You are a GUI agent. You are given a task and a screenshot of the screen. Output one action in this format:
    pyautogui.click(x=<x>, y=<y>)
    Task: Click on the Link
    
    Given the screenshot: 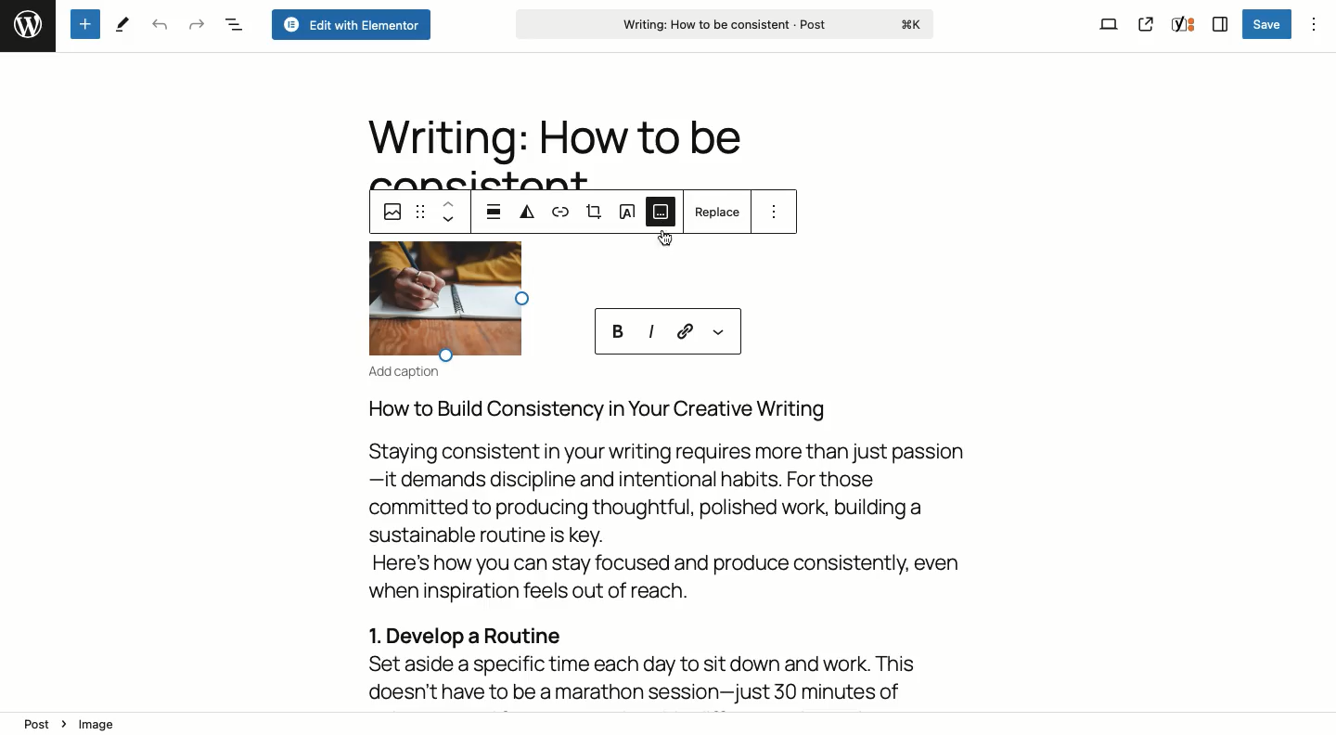 What is the action you would take?
    pyautogui.click(x=564, y=215)
    